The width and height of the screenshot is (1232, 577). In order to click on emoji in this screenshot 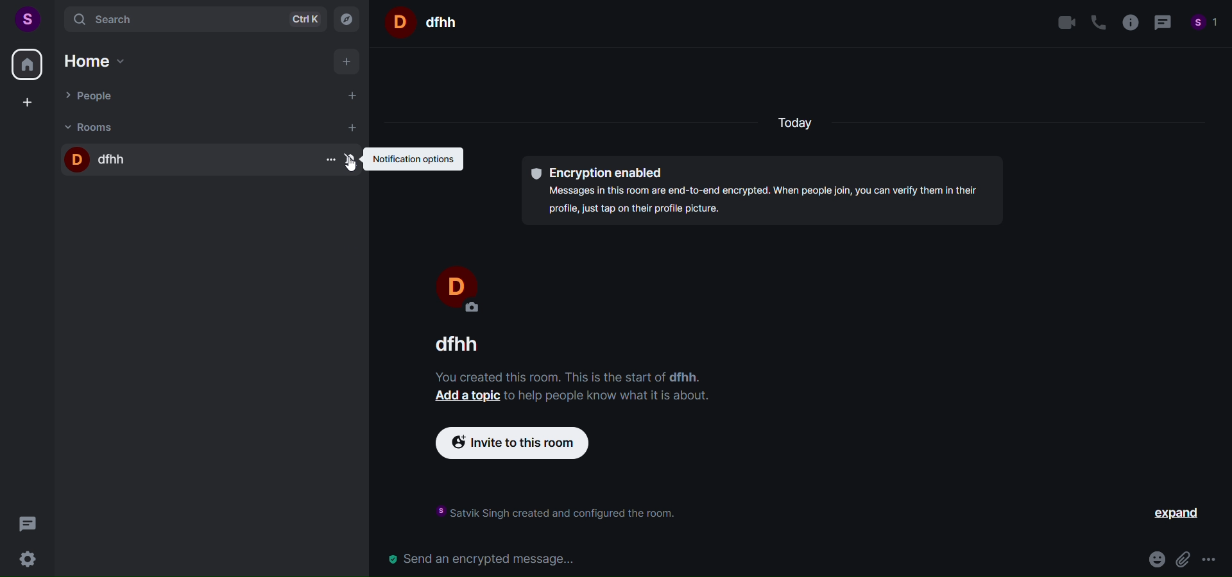, I will do `click(1155, 558)`.